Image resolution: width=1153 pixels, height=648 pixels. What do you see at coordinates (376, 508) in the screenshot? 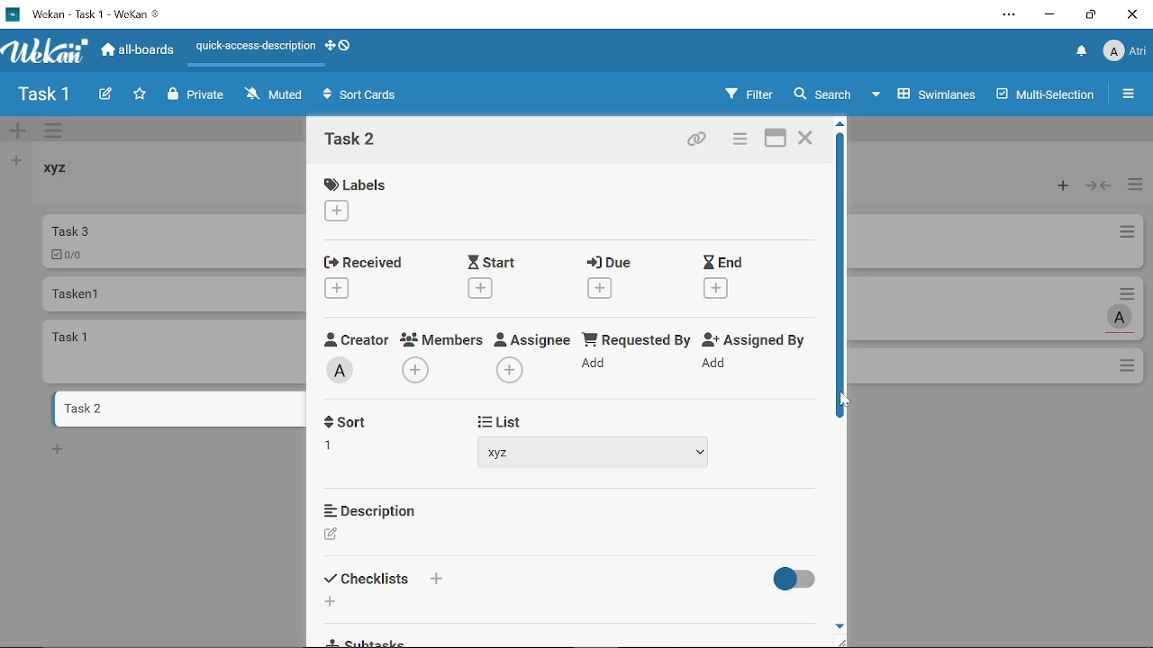
I see `Description` at bounding box center [376, 508].